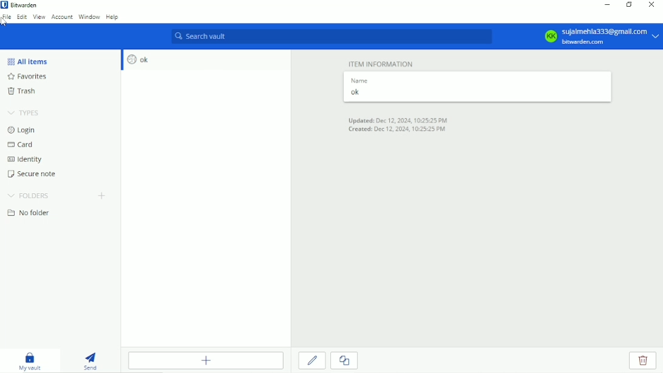 This screenshot has width=663, height=373. I want to click on Edit, so click(22, 16).